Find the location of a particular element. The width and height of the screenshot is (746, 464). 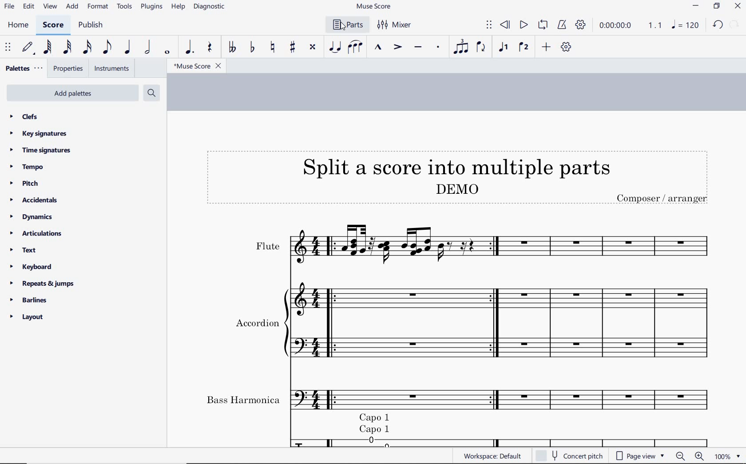

clefs is located at coordinates (20, 116).